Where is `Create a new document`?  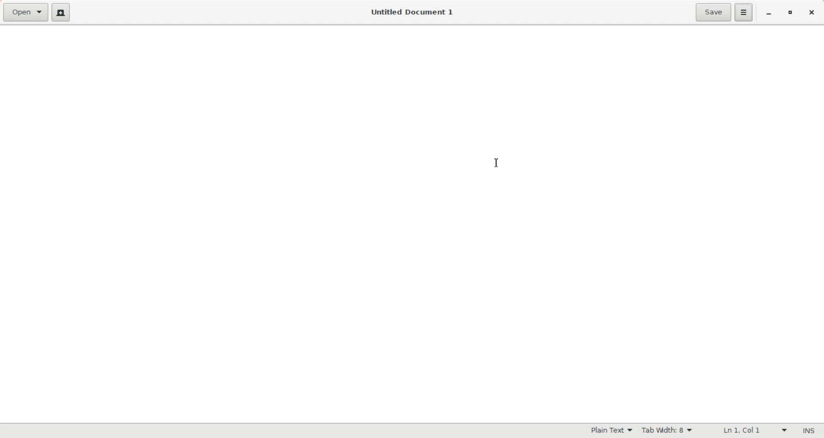
Create a new document is located at coordinates (61, 12).